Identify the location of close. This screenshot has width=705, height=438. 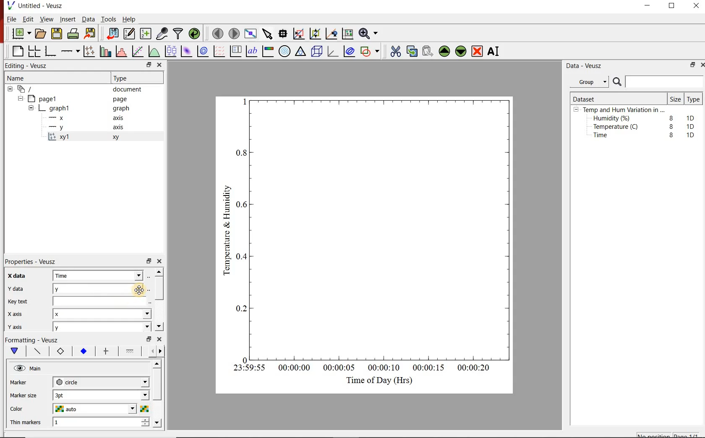
(701, 65).